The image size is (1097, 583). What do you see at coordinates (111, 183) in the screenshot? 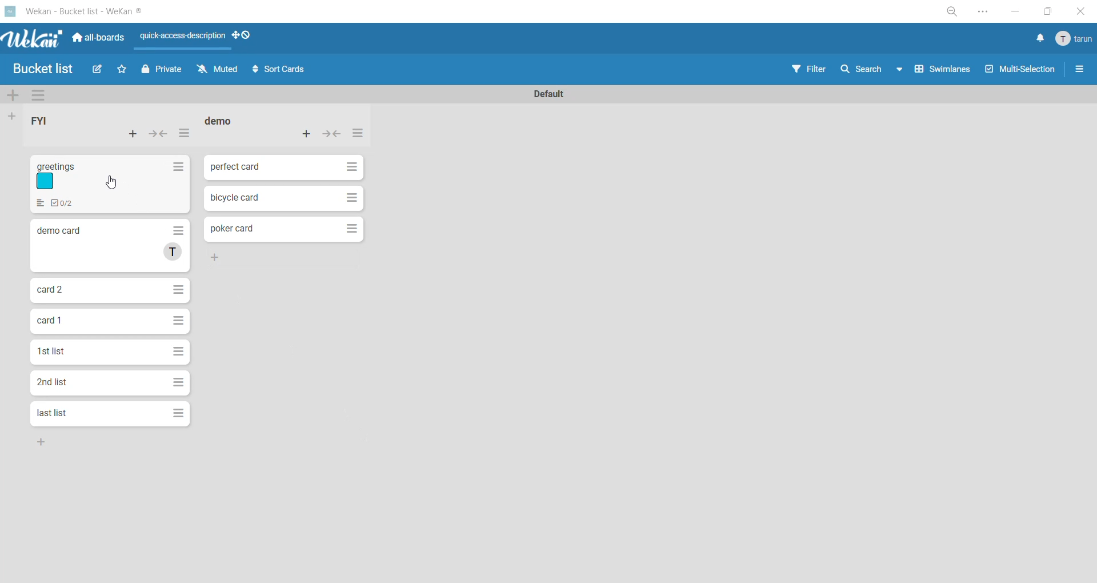
I see `Greetings` at bounding box center [111, 183].